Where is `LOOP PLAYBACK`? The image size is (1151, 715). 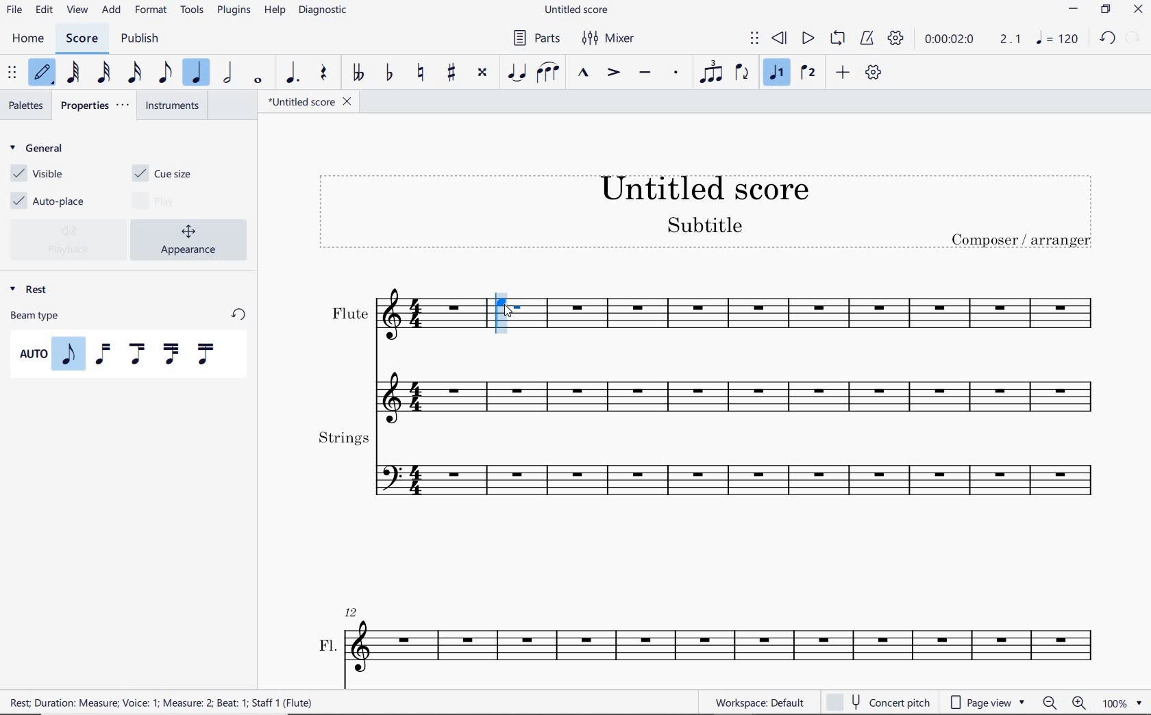
LOOP PLAYBACK is located at coordinates (840, 40).